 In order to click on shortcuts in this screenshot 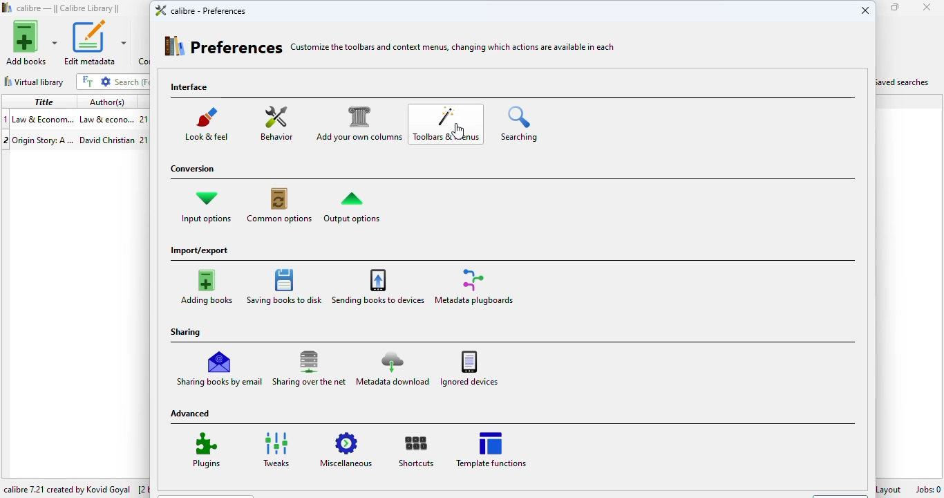, I will do `click(413, 450)`.